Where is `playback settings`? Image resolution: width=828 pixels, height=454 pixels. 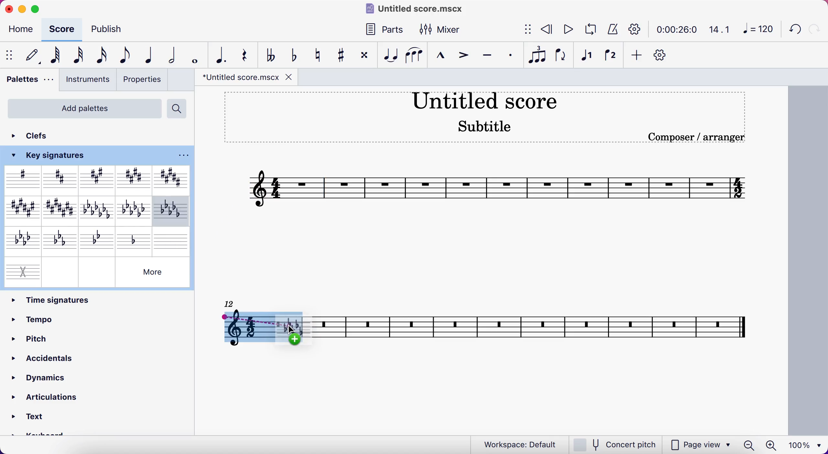
playback settings is located at coordinates (633, 30).